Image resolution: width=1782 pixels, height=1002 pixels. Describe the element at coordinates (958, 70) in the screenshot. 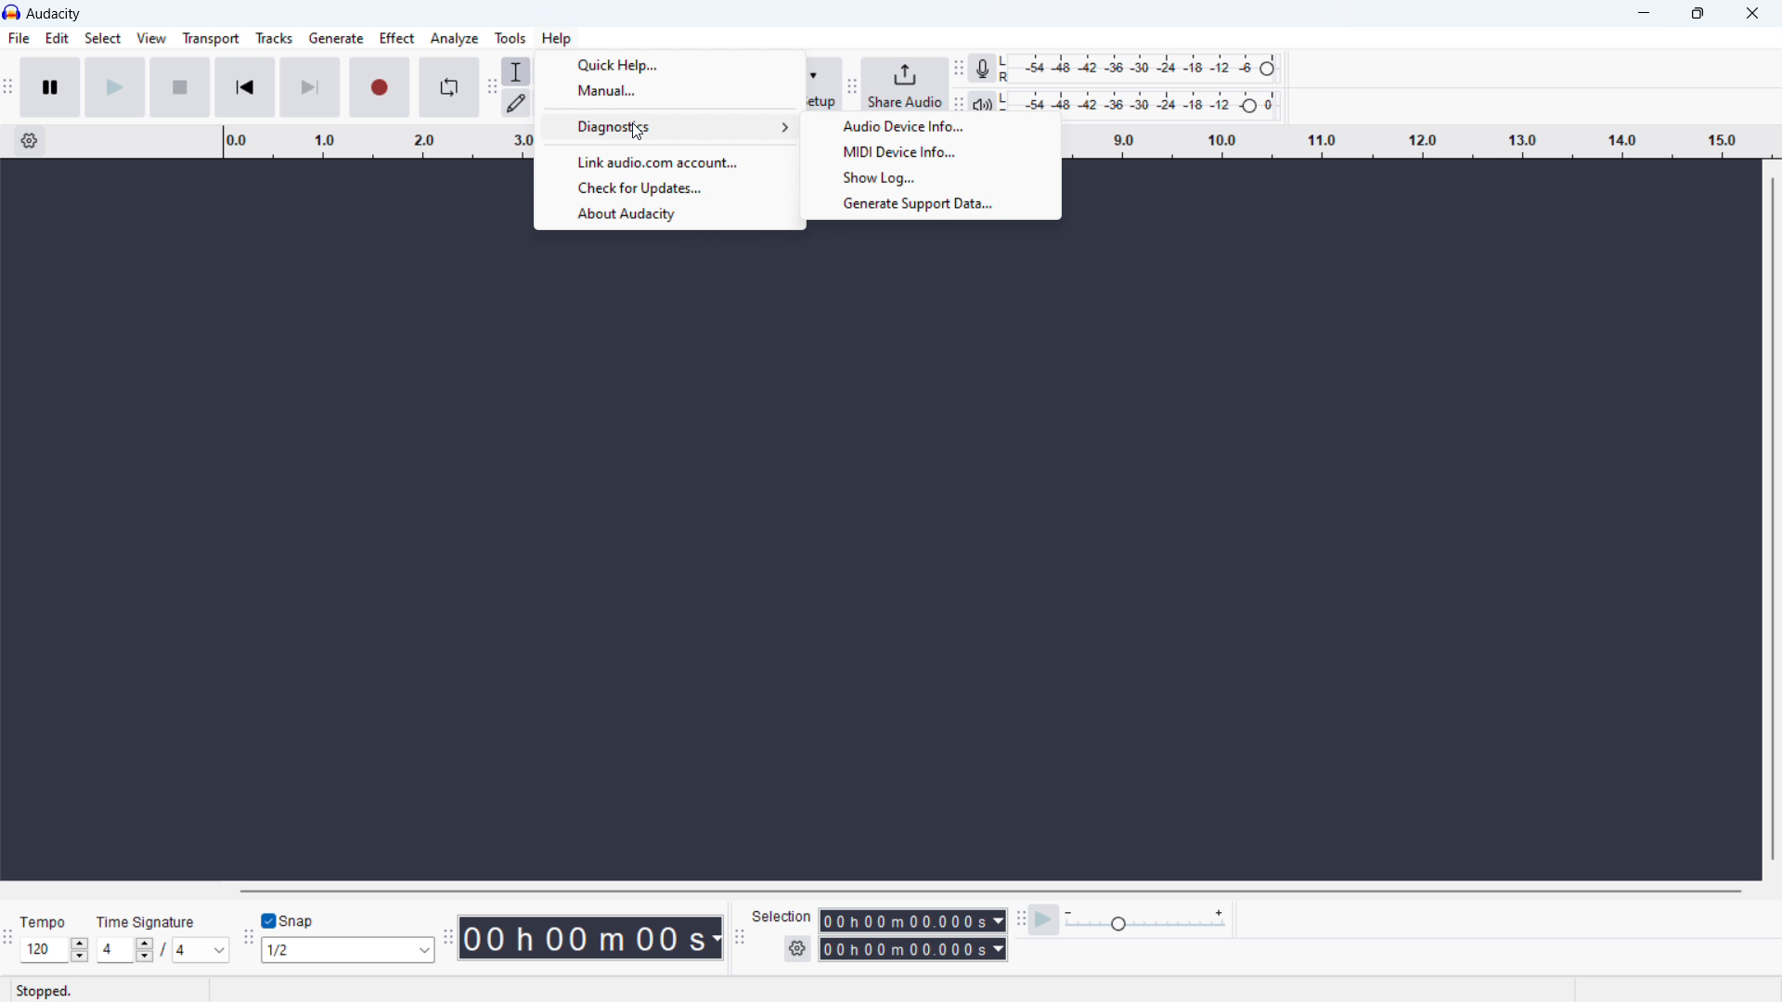

I see `recording meter toolbar` at that location.